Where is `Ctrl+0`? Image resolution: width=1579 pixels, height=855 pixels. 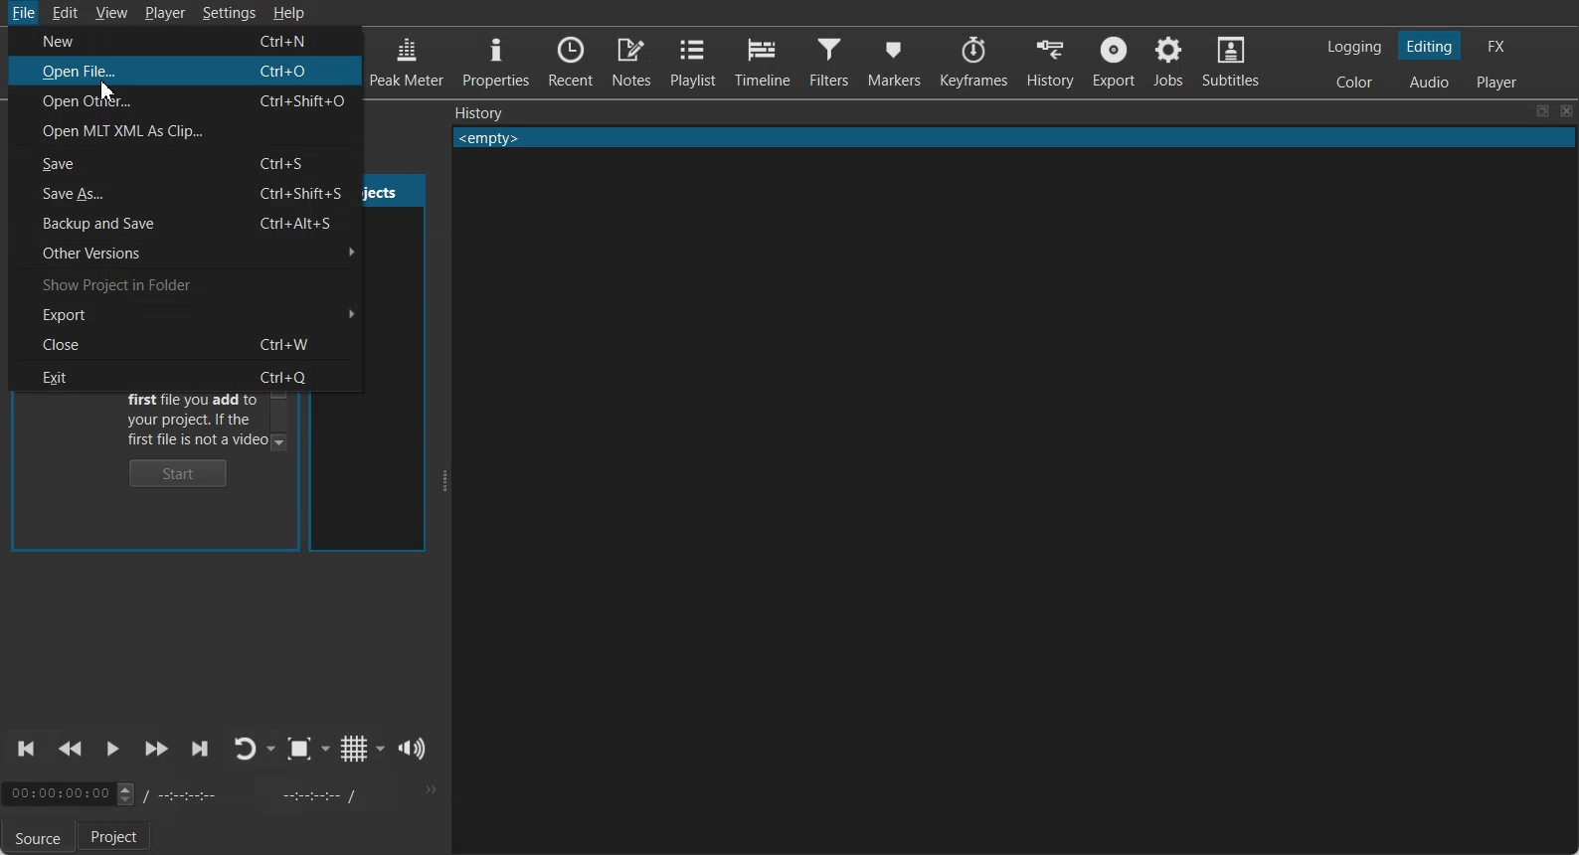
Ctrl+0 is located at coordinates (288, 73).